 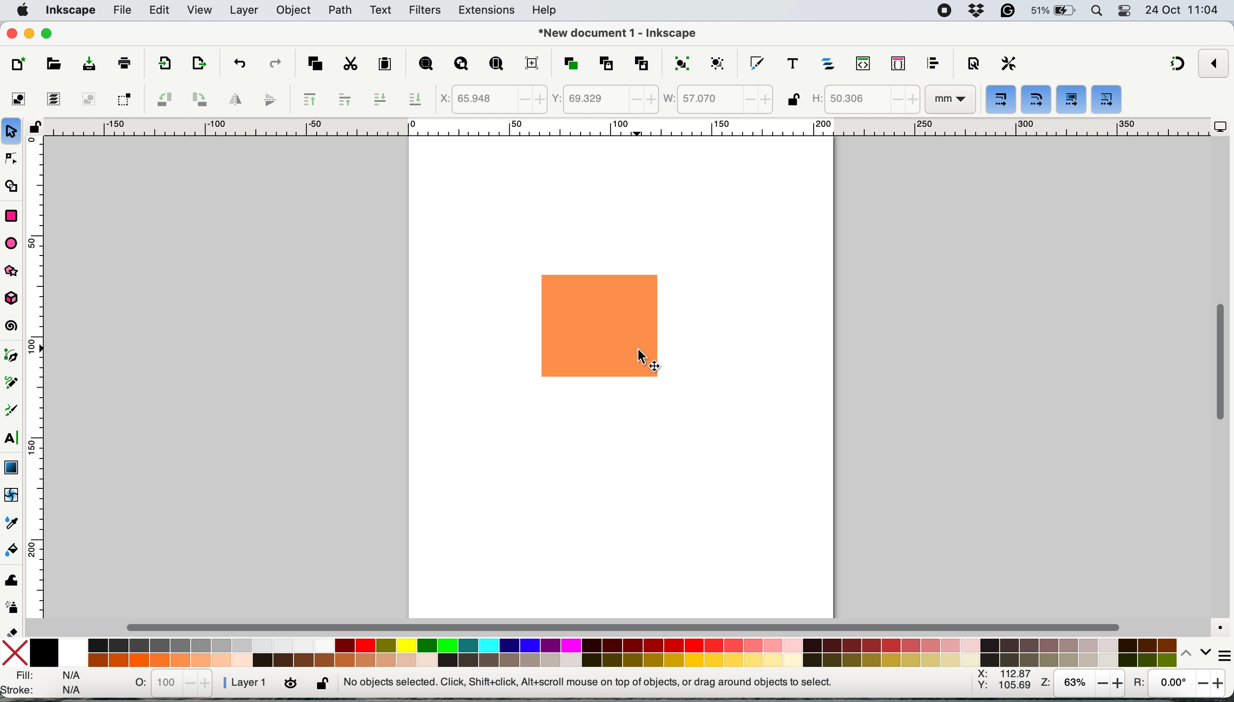 What do you see at coordinates (175, 683) in the screenshot?
I see `stats` at bounding box center [175, 683].